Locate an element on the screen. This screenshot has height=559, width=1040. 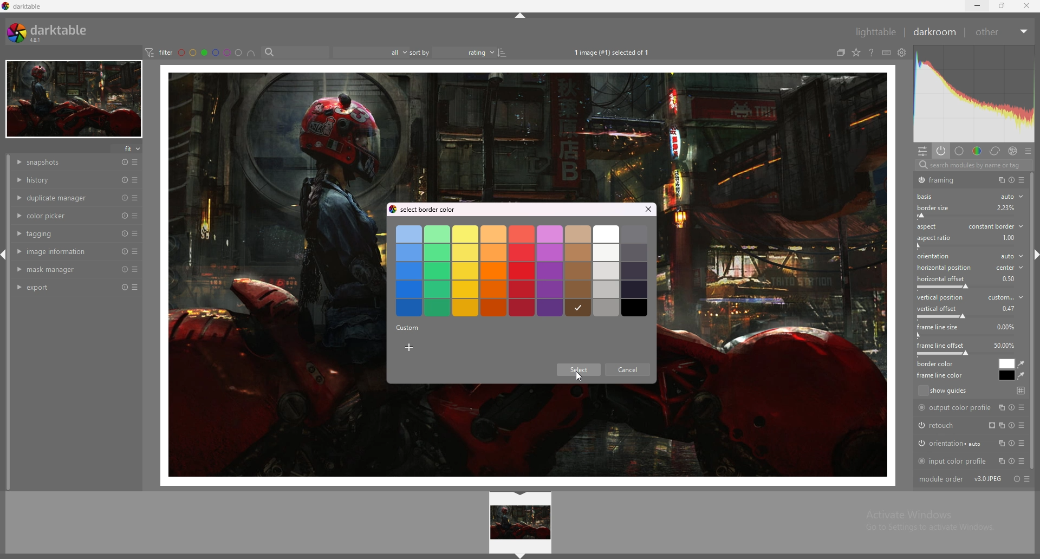
presets is located at coordinates (136, 162).